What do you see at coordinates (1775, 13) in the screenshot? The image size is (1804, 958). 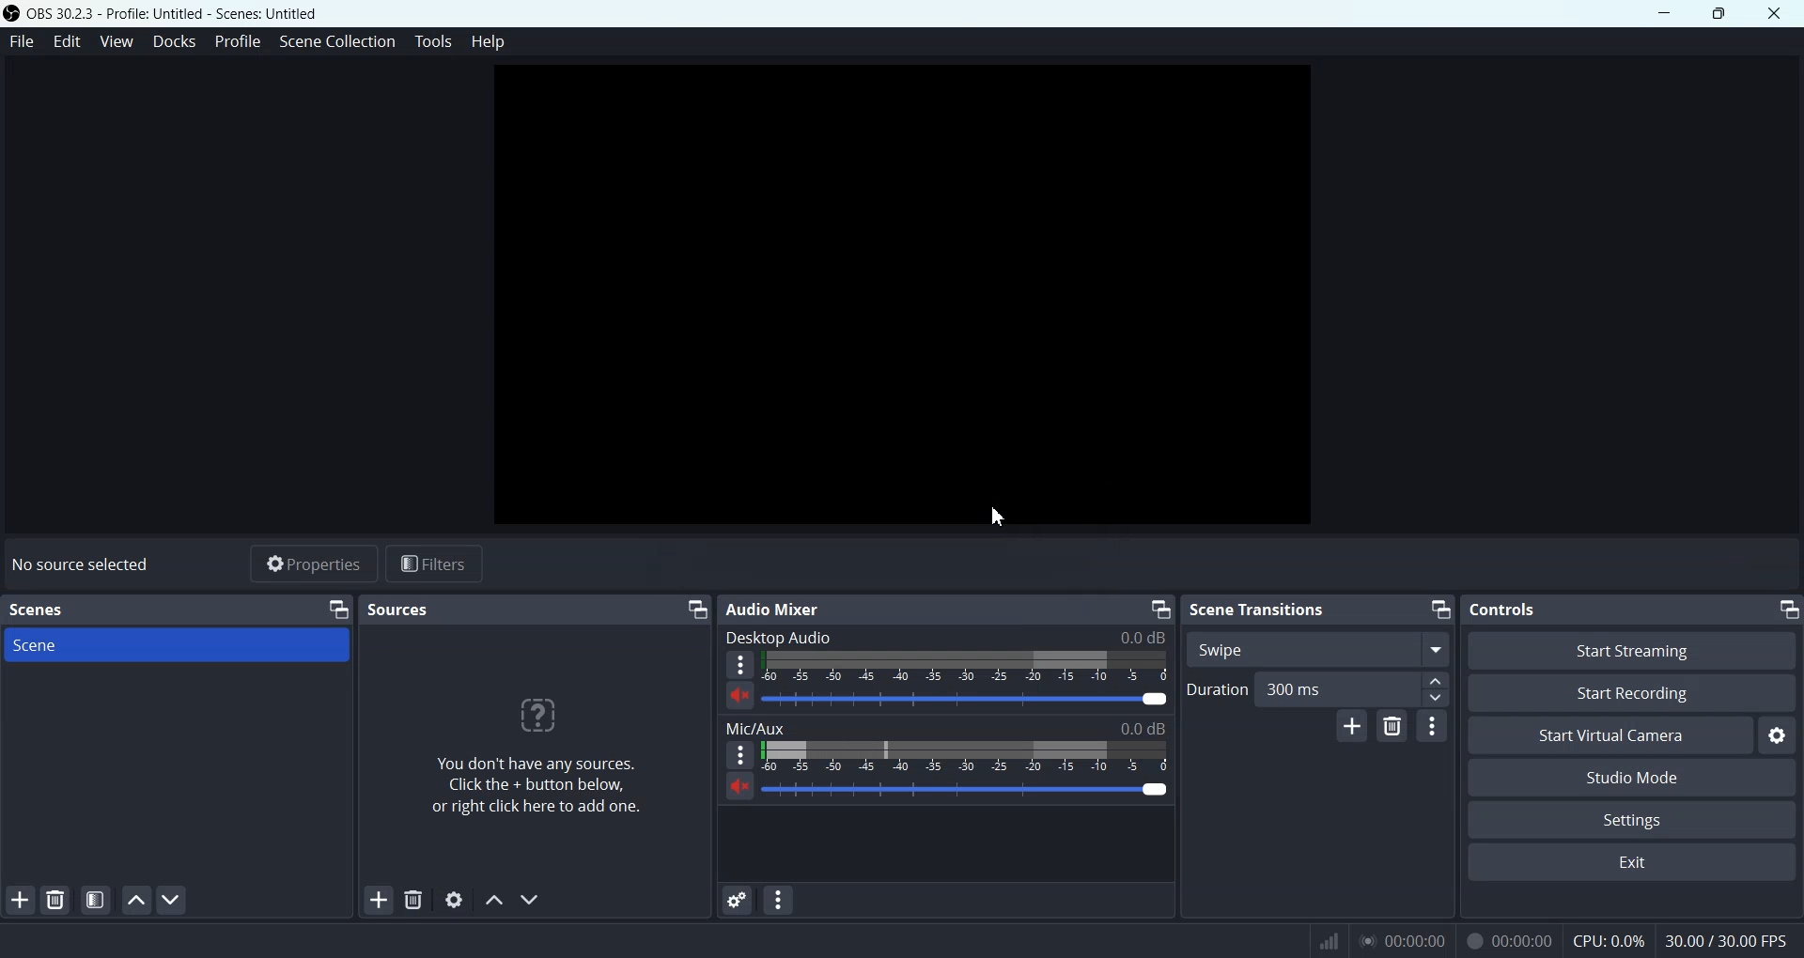 I see `Close` at bounding box center [1775, 13].